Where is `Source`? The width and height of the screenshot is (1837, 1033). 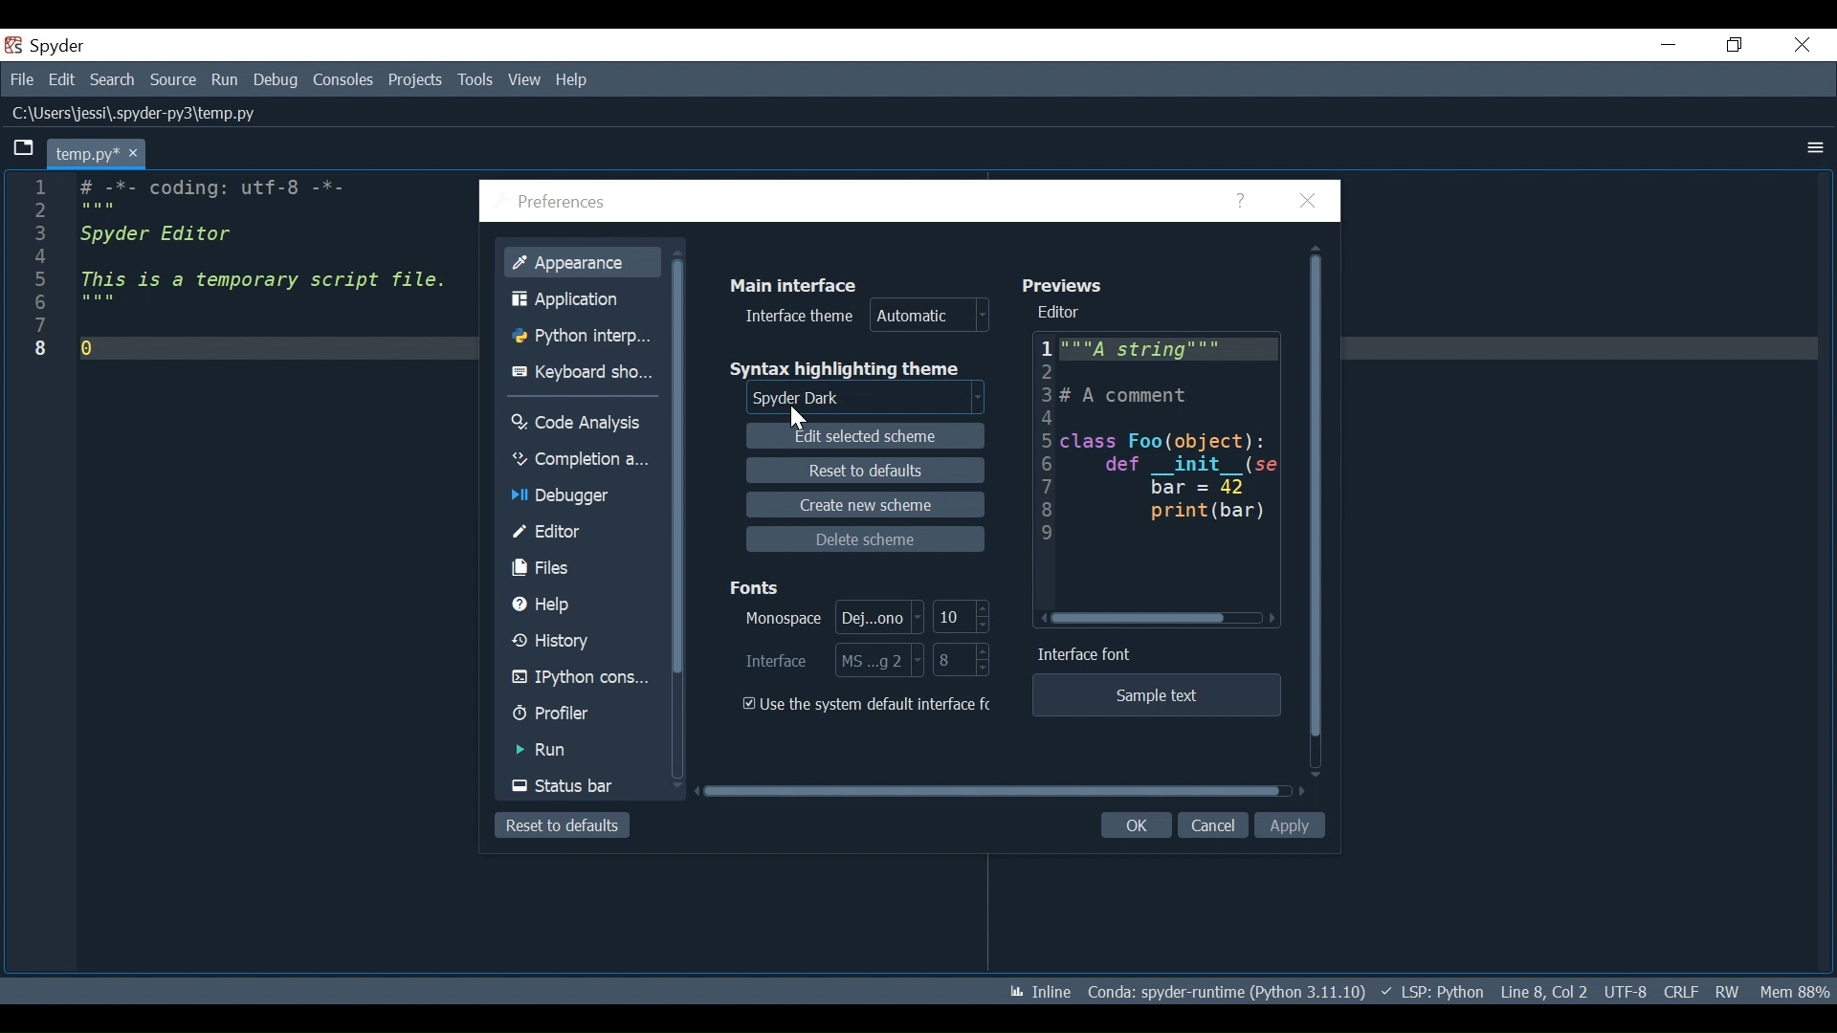 Source is located at coordinates (173, 79).